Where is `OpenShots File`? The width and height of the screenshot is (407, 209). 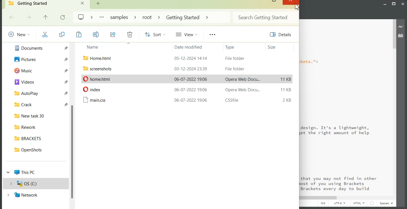 OpenShots File is located at coordinates (39, 150).